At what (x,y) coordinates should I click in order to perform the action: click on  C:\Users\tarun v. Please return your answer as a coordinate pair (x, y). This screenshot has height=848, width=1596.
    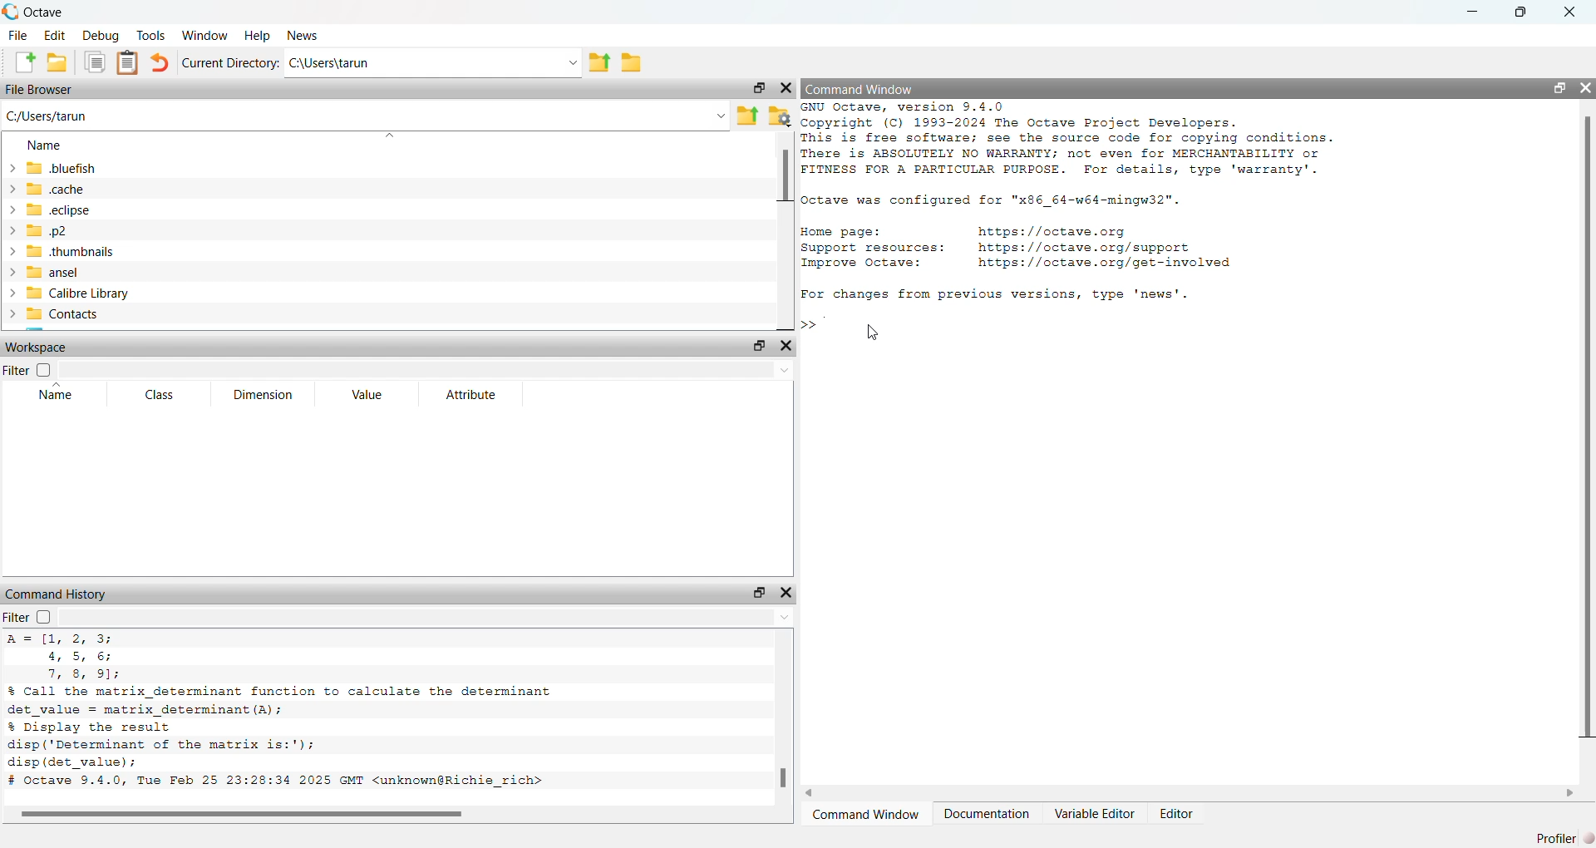
    Looking at the image, I should click on (433, 63).